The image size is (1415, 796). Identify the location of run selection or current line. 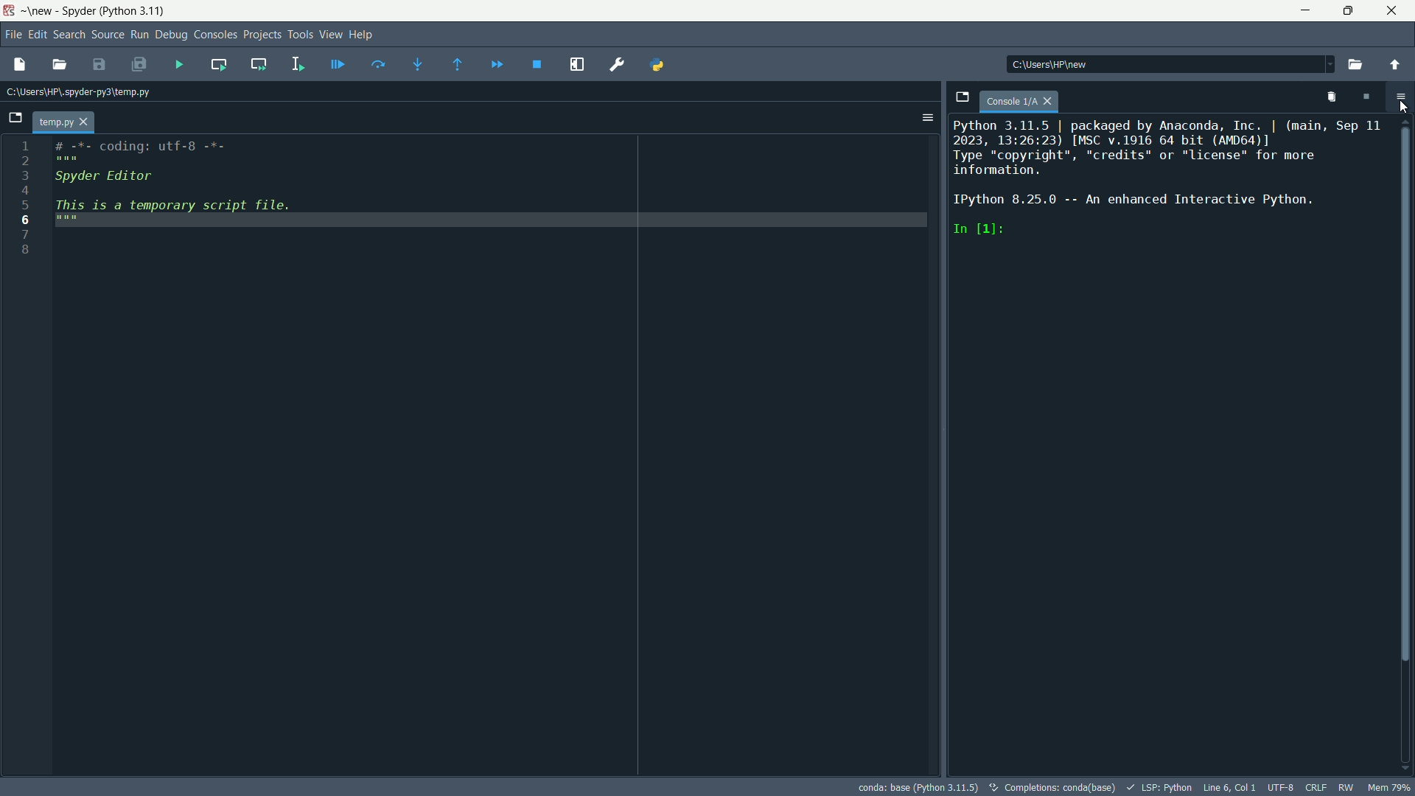
(298, 63).